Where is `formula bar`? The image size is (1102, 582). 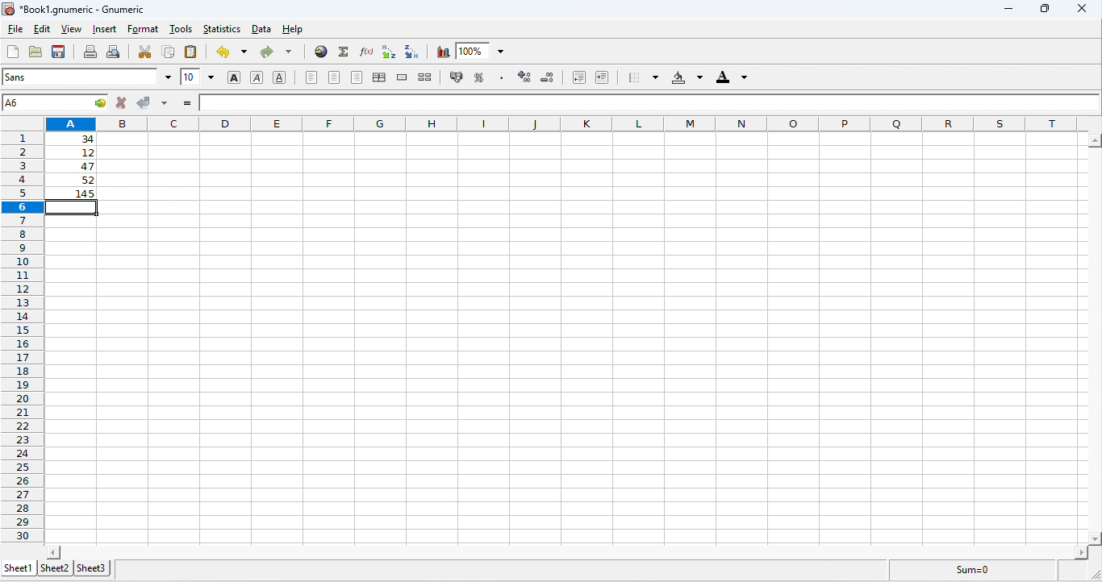
formula bar is located at coordinates (651, 102).